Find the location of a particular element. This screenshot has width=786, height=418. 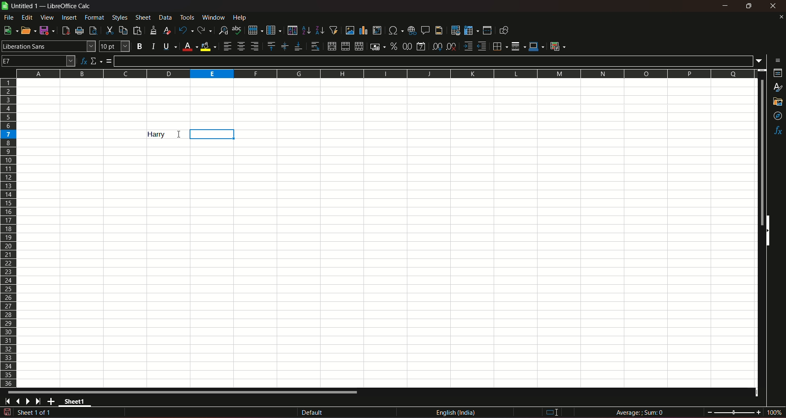

increase indent is located at coordinates (467, 46).